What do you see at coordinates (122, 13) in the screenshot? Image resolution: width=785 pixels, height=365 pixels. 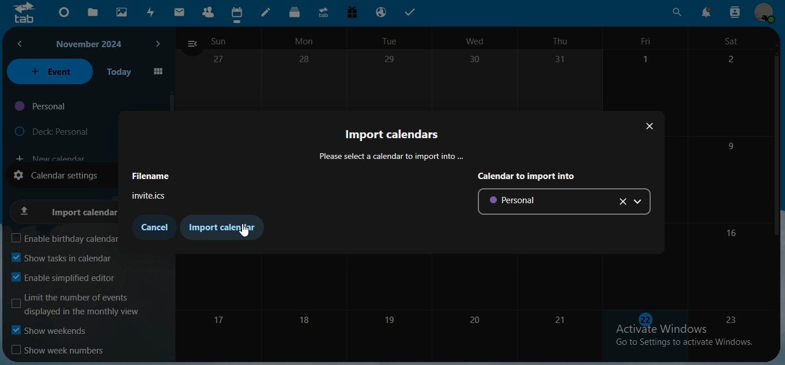 I see `photos` at bounding box center [122, 13].